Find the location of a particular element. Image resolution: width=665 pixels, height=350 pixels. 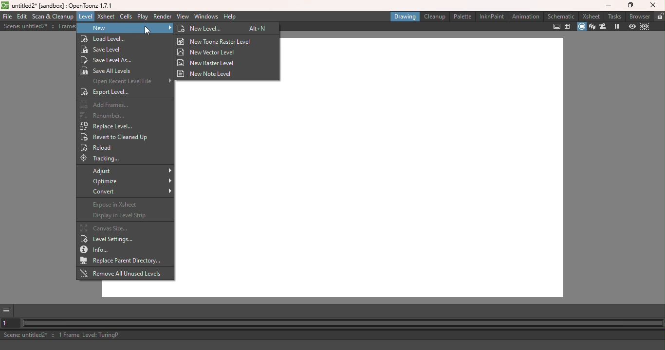

Freeze is located at coordinates (614, 26).